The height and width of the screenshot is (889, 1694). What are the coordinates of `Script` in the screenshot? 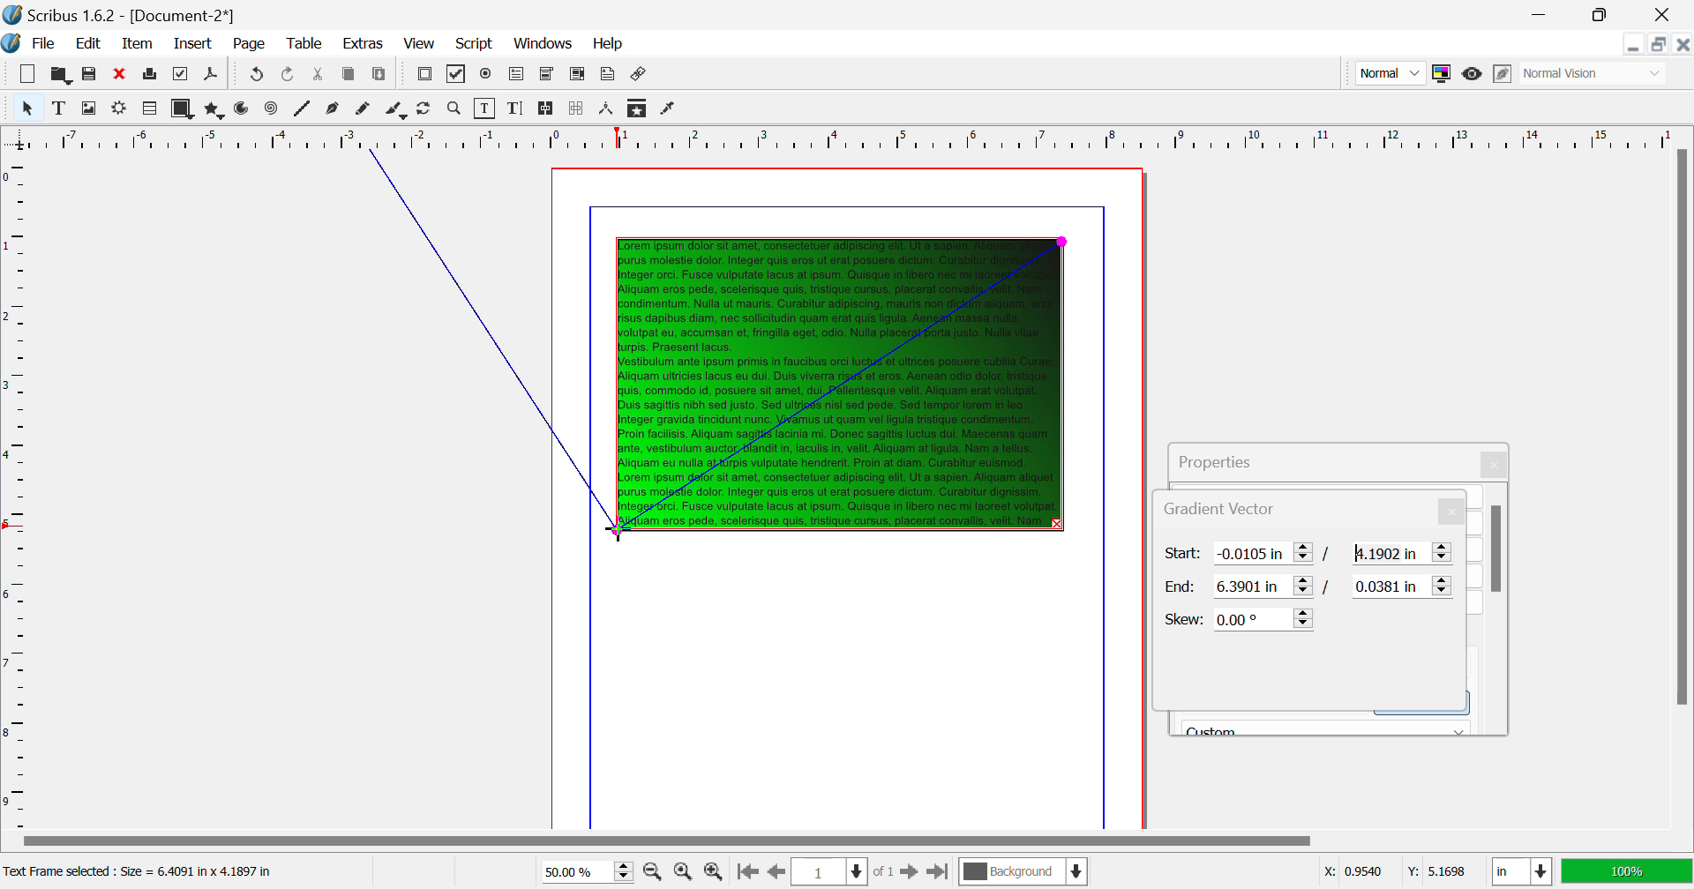 It's located at (476, 42).